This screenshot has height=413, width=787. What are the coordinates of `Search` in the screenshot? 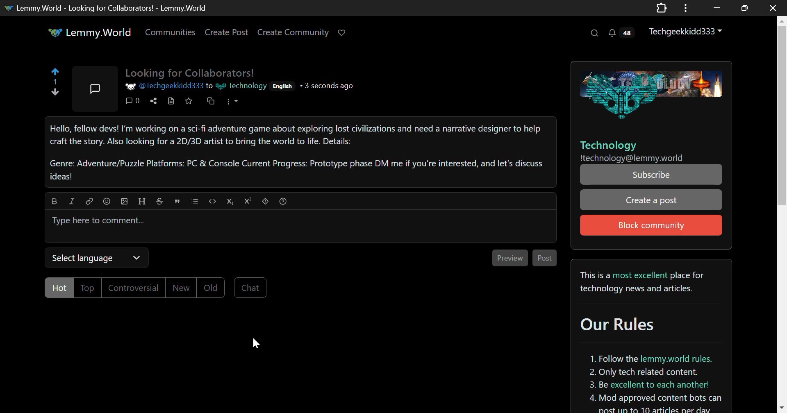 It's located at (596, 34).